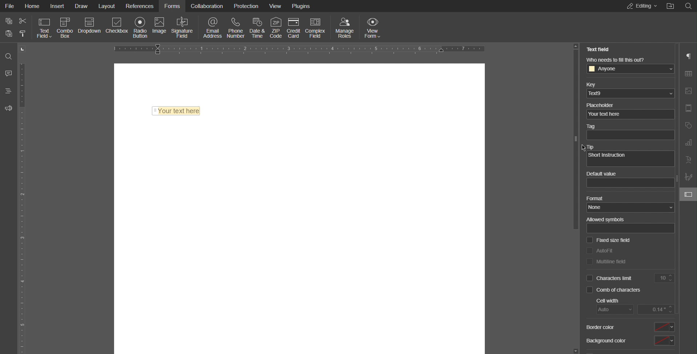 This screenshot has height=354, width=697. I want to click on Vertical Ruler, so click(22, 199).